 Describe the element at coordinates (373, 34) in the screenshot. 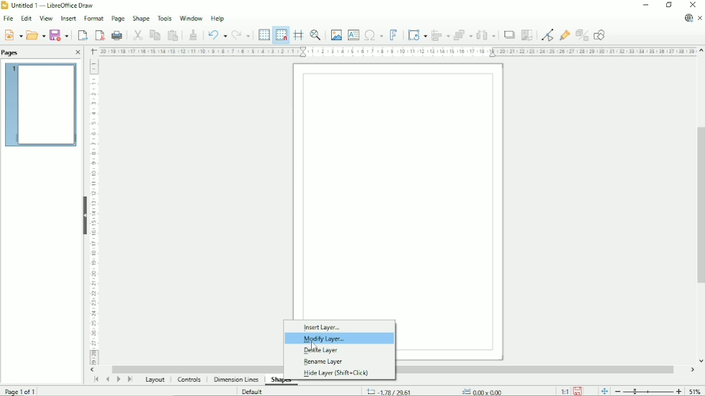

I see `Insert special characters` at that location.